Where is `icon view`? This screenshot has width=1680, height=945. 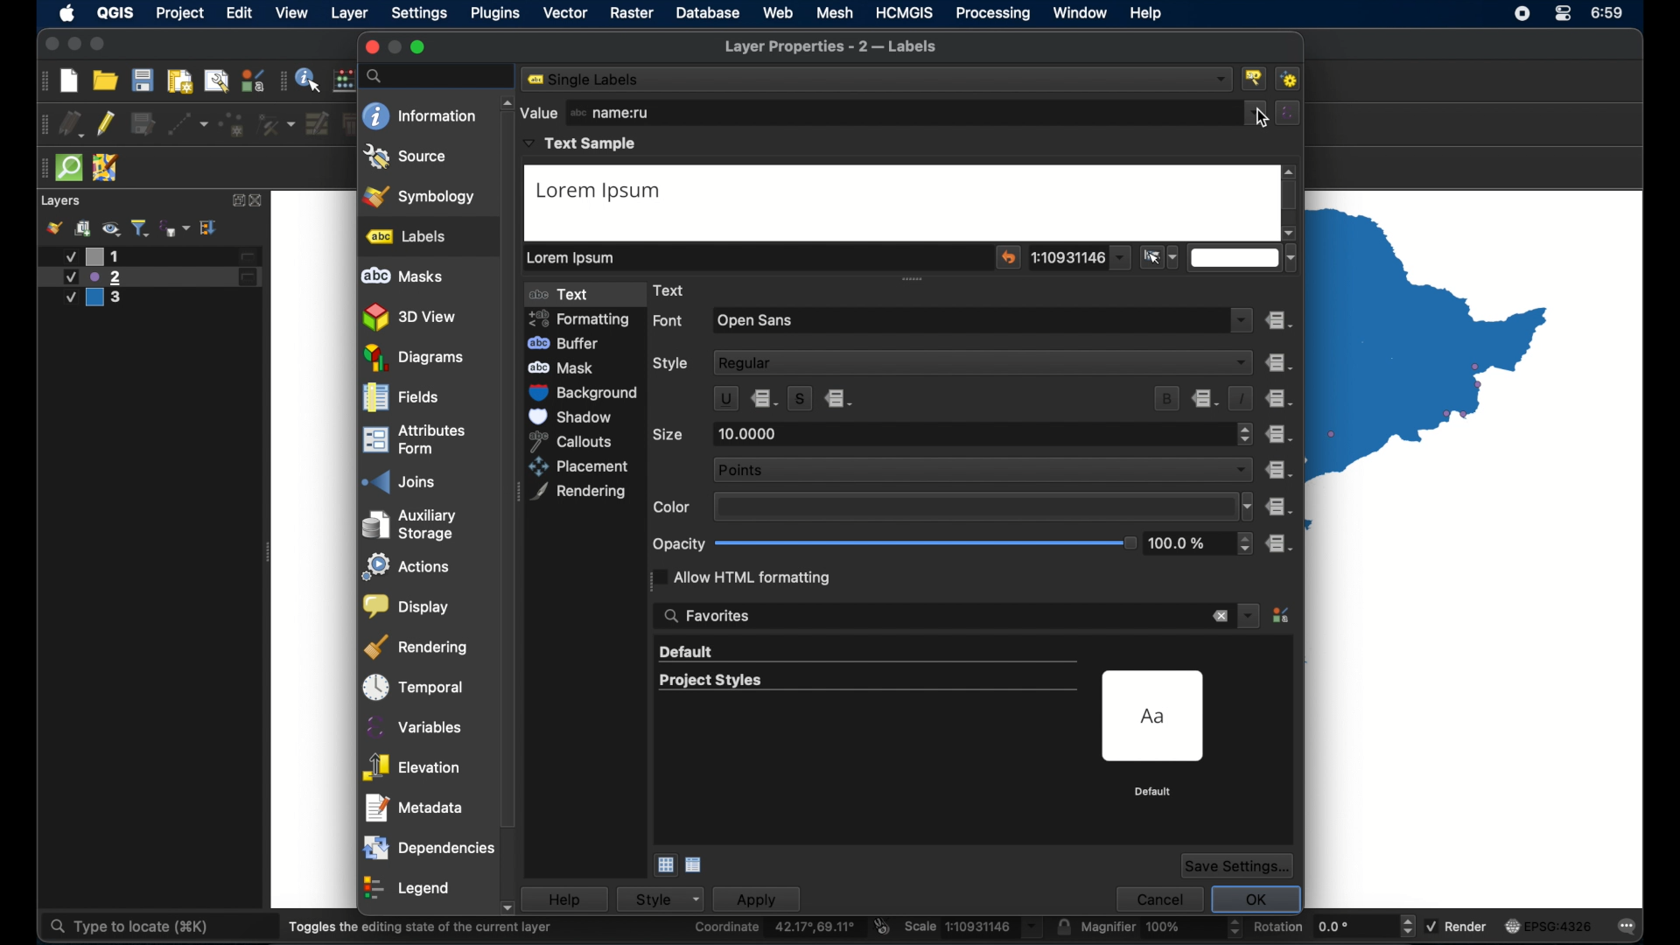 icon view is located at coordinates (664, 865).